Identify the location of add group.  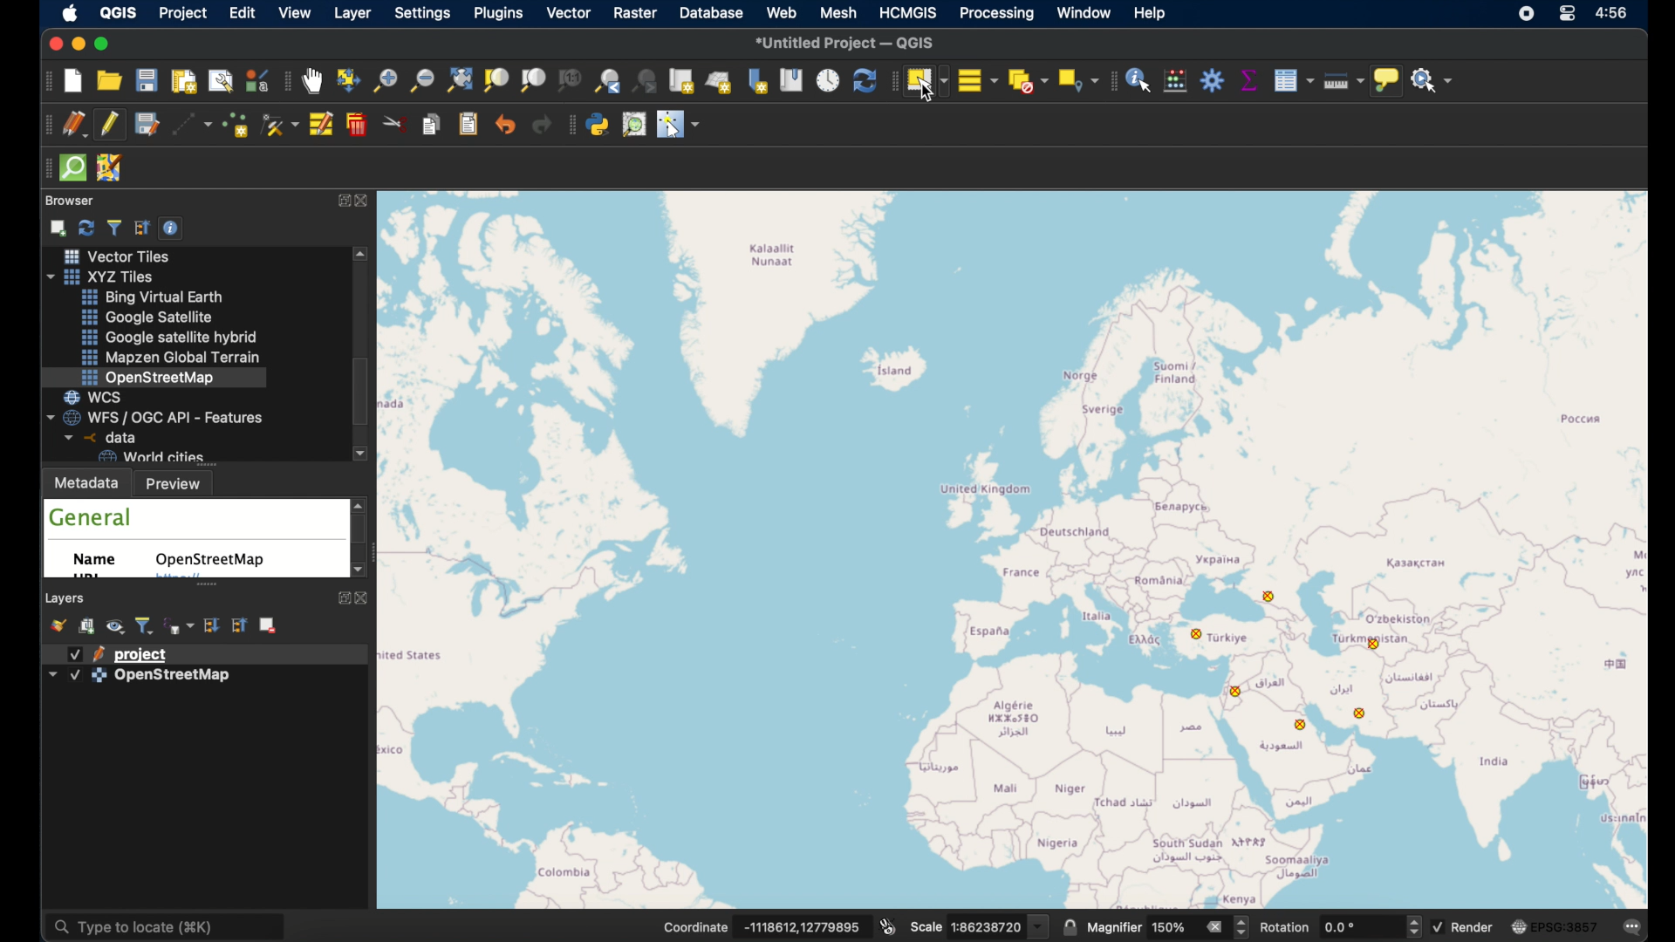
(88, 627).